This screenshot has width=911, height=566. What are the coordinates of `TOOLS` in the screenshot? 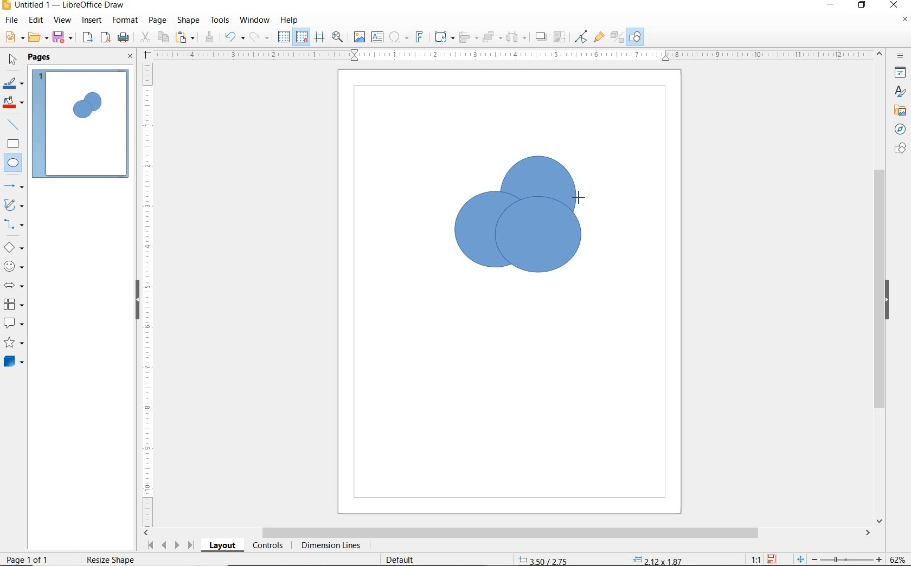 It's located at (220, 20).